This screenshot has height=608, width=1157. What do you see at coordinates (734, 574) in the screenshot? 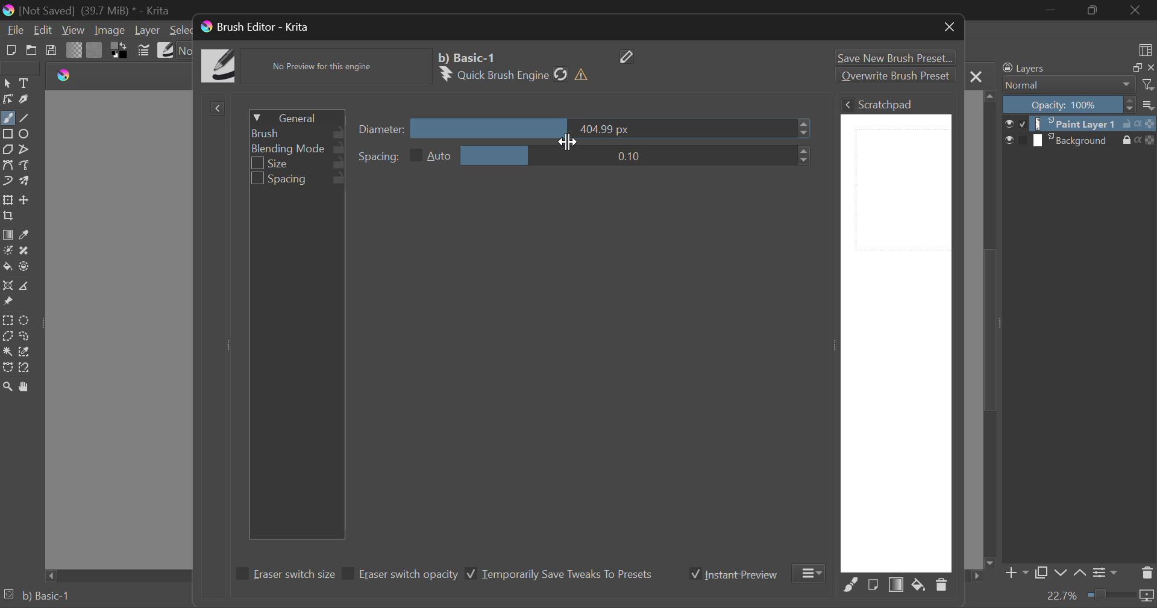
I see `Instant Preview` at bounding box center [734, 574].